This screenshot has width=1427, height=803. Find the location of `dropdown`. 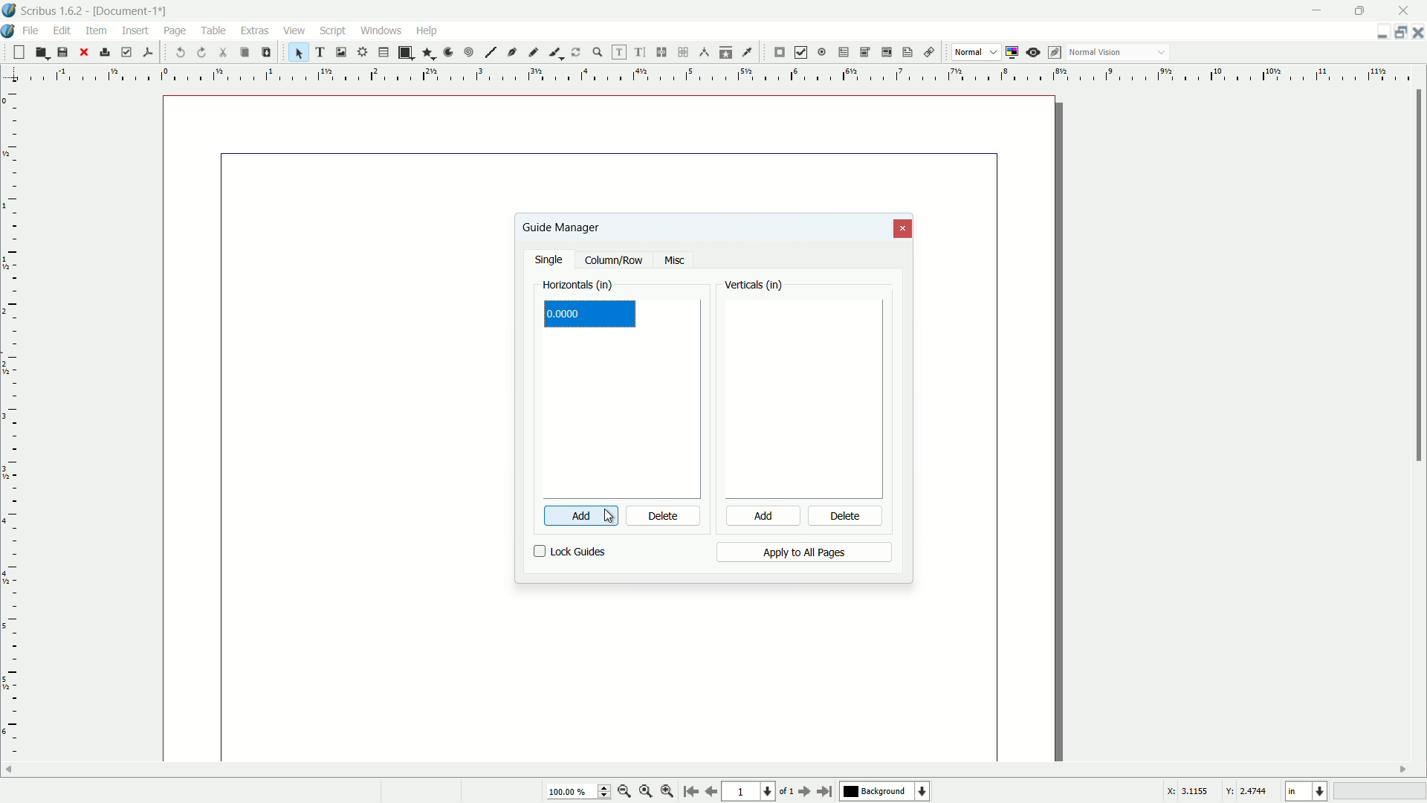

dropdown is located at coordinates (1162, 54).